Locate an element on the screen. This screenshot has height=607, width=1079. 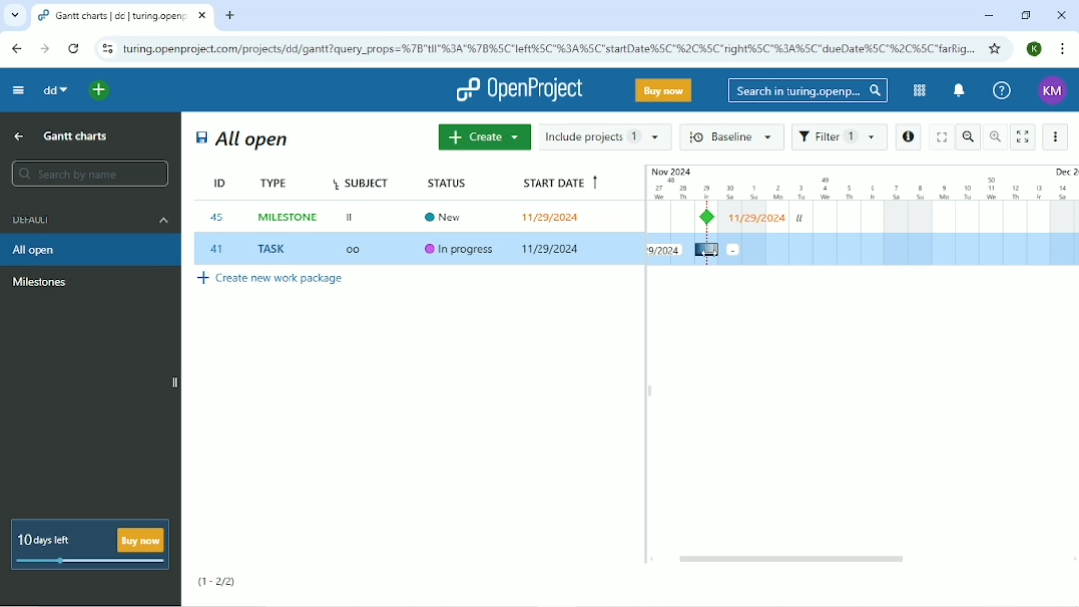
Modules is located at coordinates (918, 90).